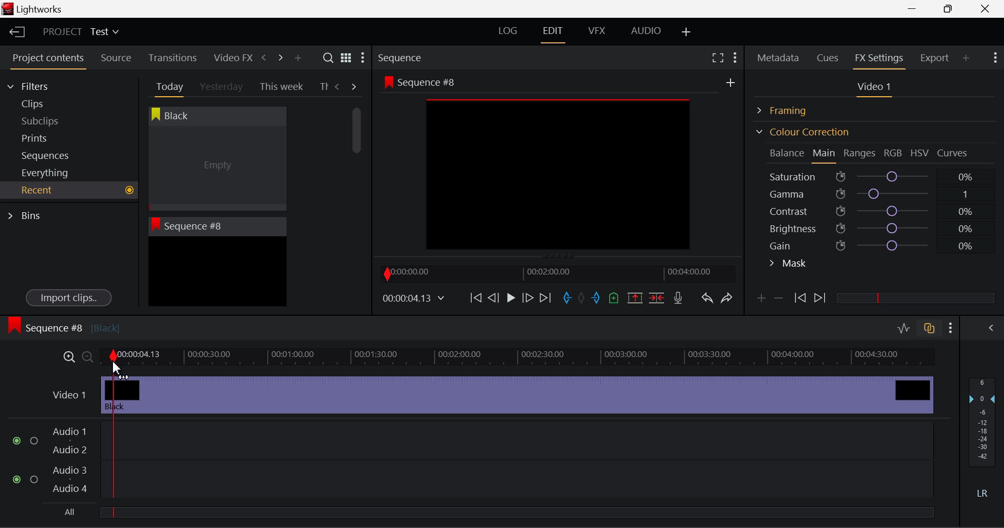 Image resolution: width=1004 pixels, height=528 pixels. I want to click on LOG Layout, so click(507, 30).